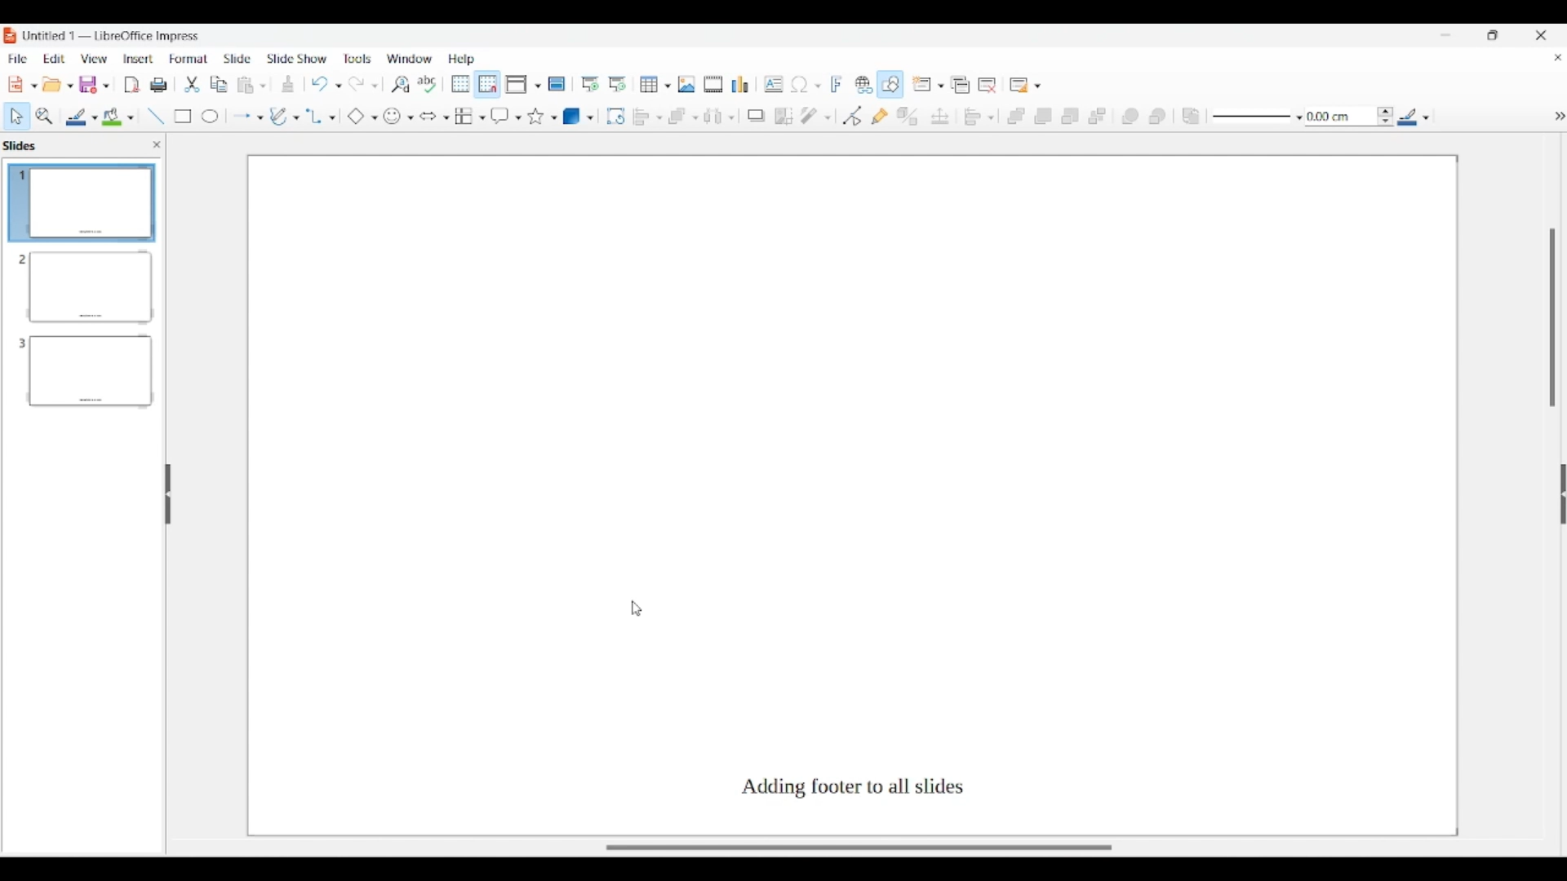 This screenshot has height=881, width=1567. I want to click on Send to back, so click(1097, 116).